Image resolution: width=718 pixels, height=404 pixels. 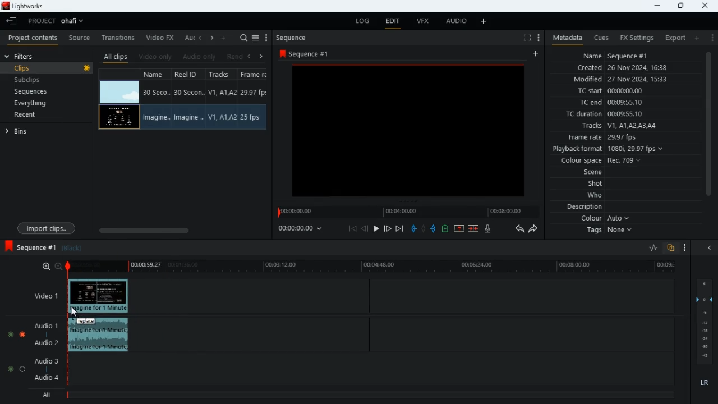 What do you see at coordinates (523, 38) in the screenshot?
I see `full screen` at bounding box center [523, 38].